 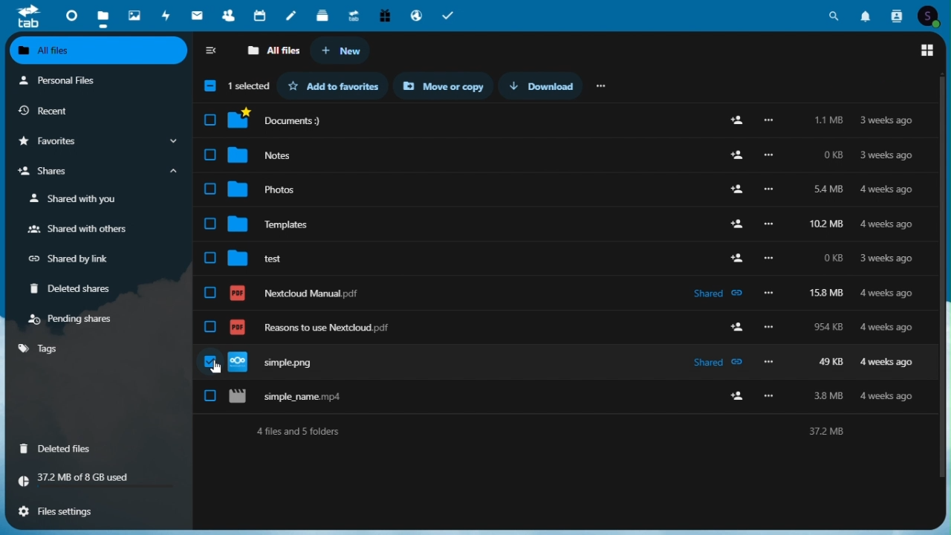 What do you see at coordinates (564, 359) in the screenshot?
I see `sample.png 49 KB 4 weeks ago` at bounding box center [564, 359].